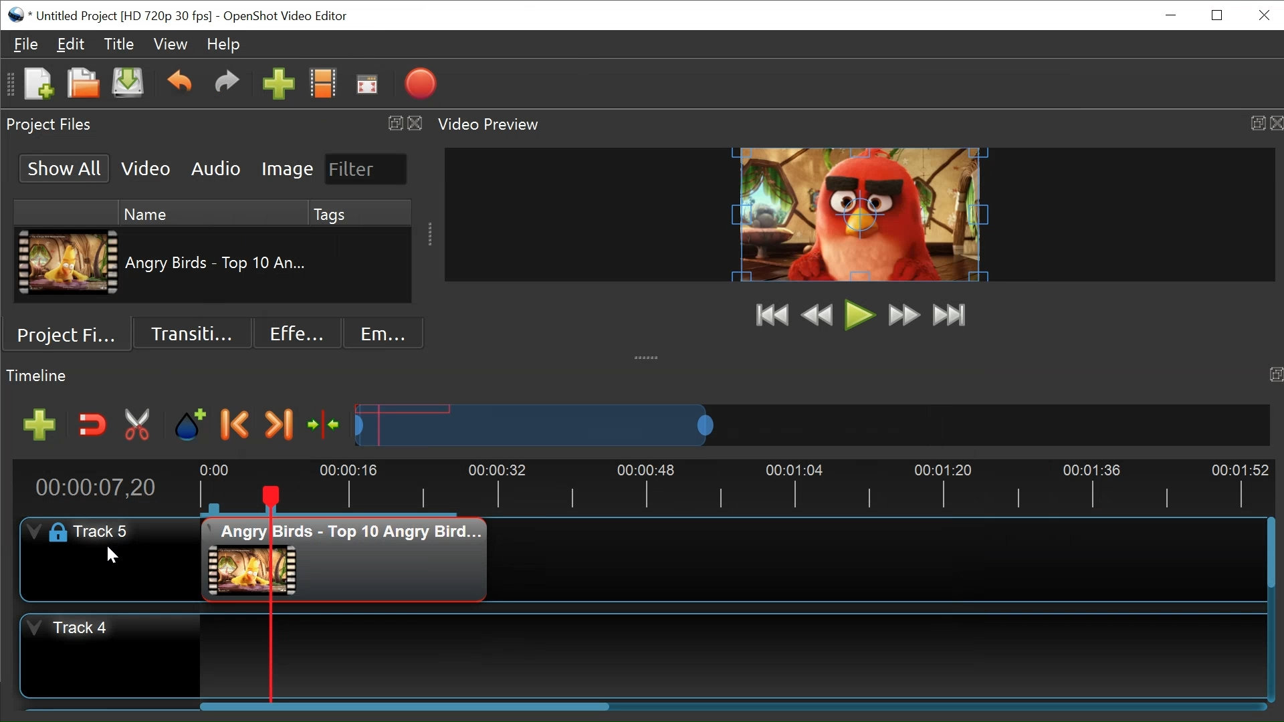  What do you see at coordinates (649, 356) in the screenshot?
I see `collapse` at bounding box center [649, 356].